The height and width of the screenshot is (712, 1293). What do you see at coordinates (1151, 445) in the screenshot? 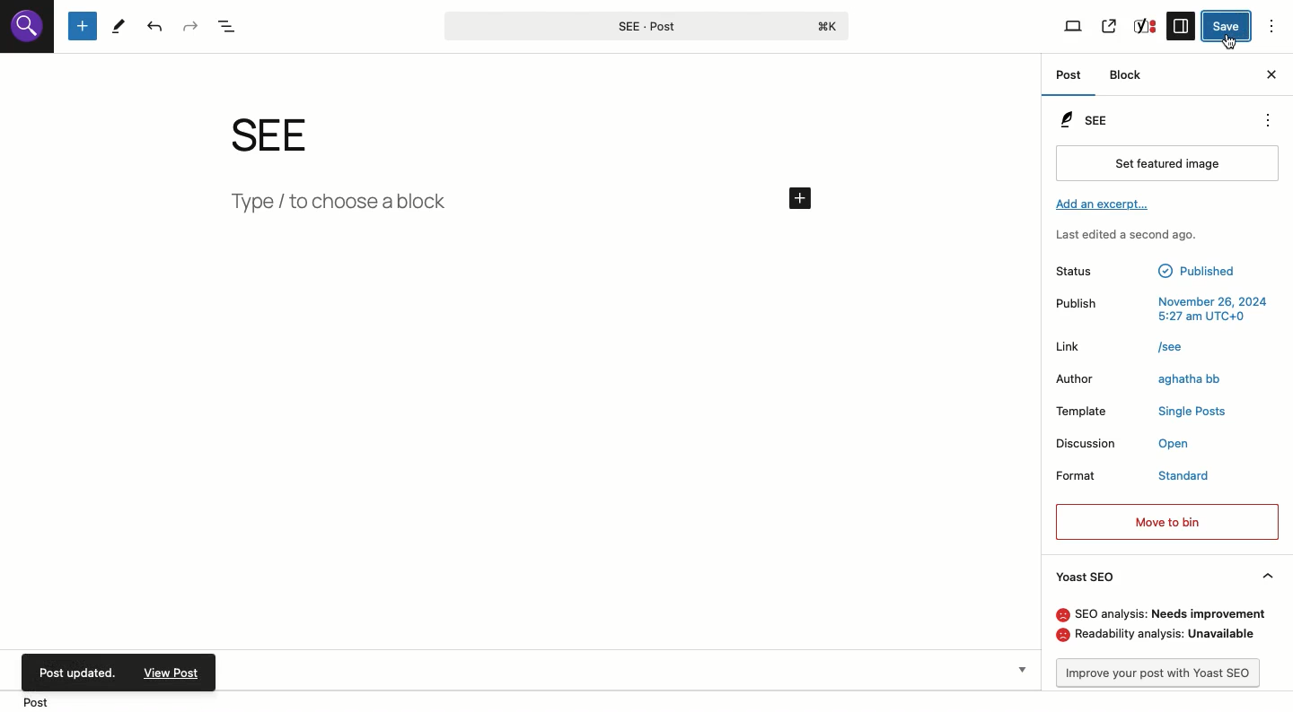
I see `Discussion open` at bounding box center [1151, 445].